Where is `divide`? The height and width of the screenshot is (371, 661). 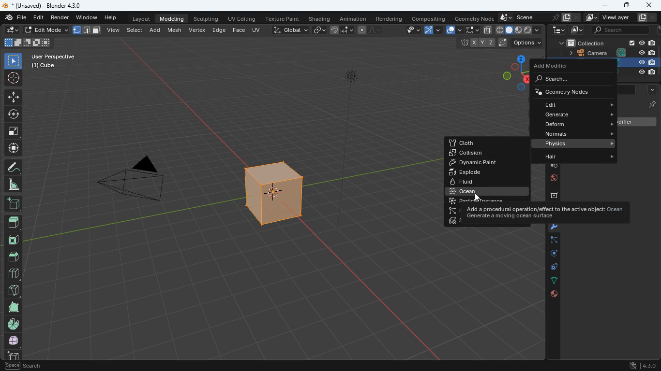
divide is located at coordinates (14, 273).